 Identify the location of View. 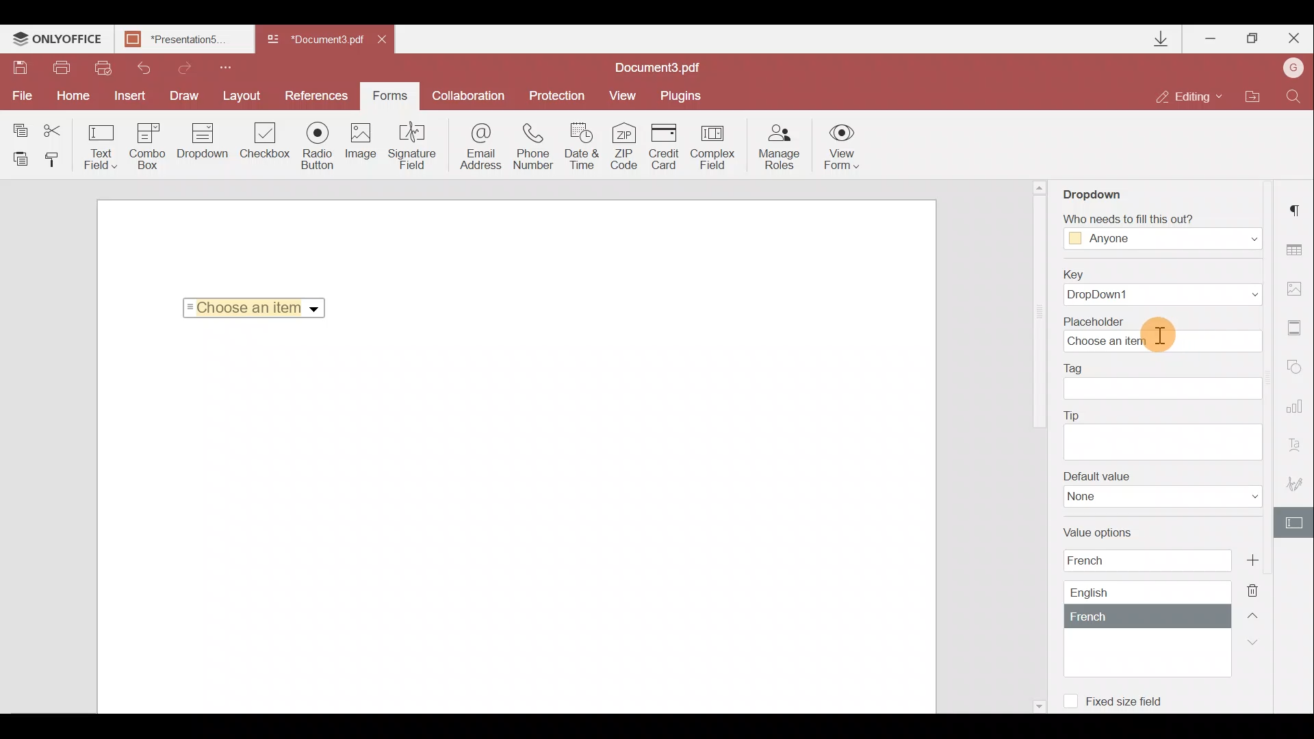
(623, 94).